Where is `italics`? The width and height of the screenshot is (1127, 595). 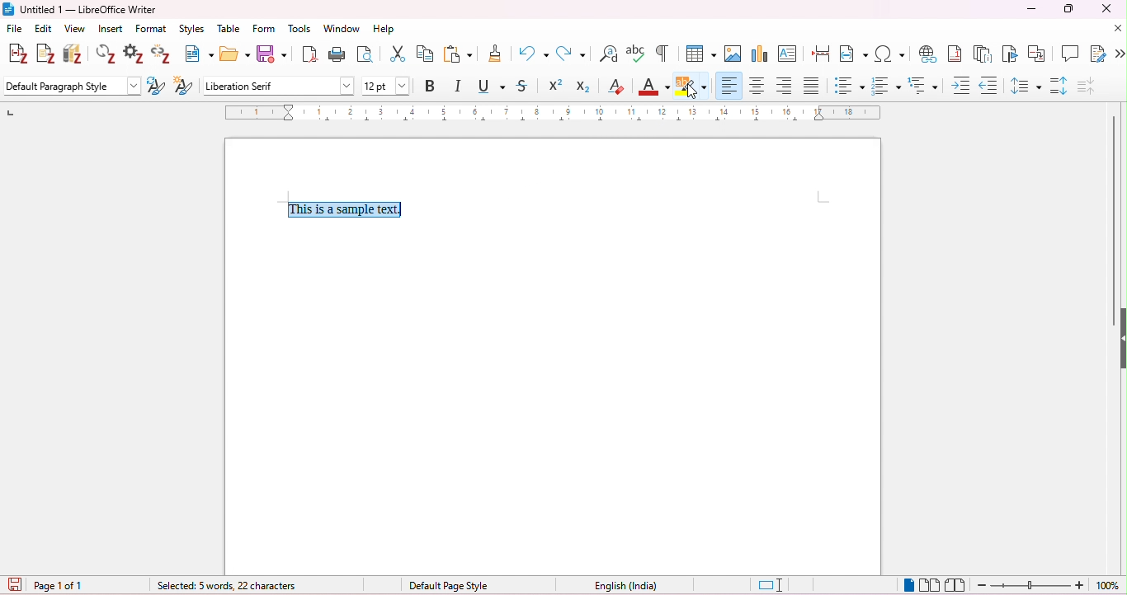 italics is located at coordinates (457, 86).